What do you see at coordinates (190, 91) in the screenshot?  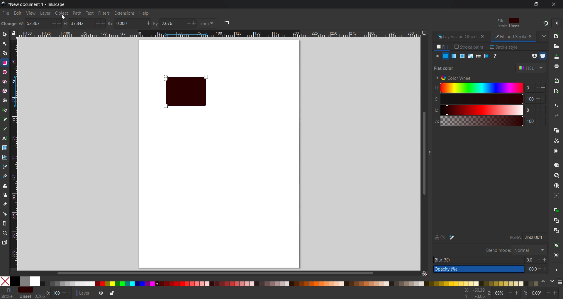 I see `Rectangle with fill color` at bounding box center [190, 91].